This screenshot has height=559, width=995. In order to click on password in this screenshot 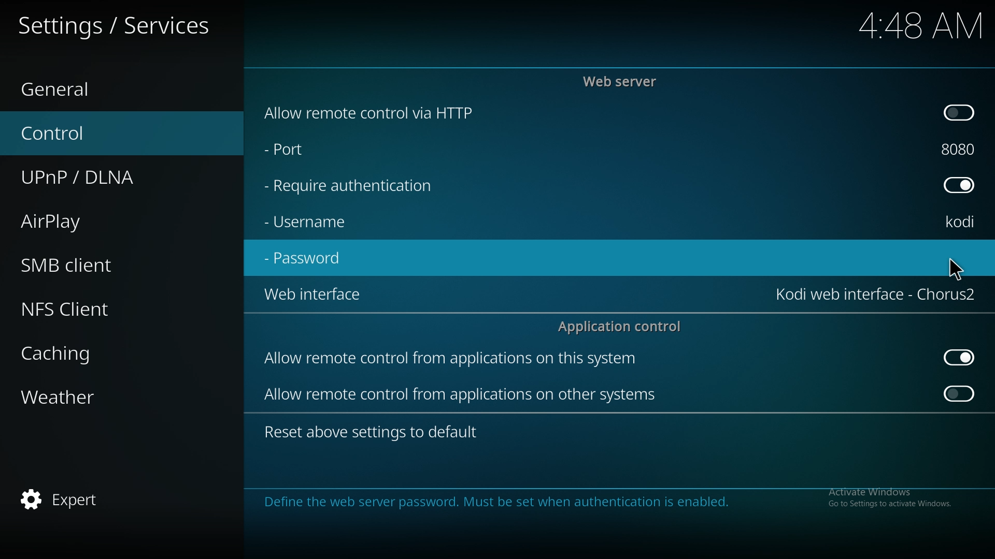, I will do `click(310, 259)`.